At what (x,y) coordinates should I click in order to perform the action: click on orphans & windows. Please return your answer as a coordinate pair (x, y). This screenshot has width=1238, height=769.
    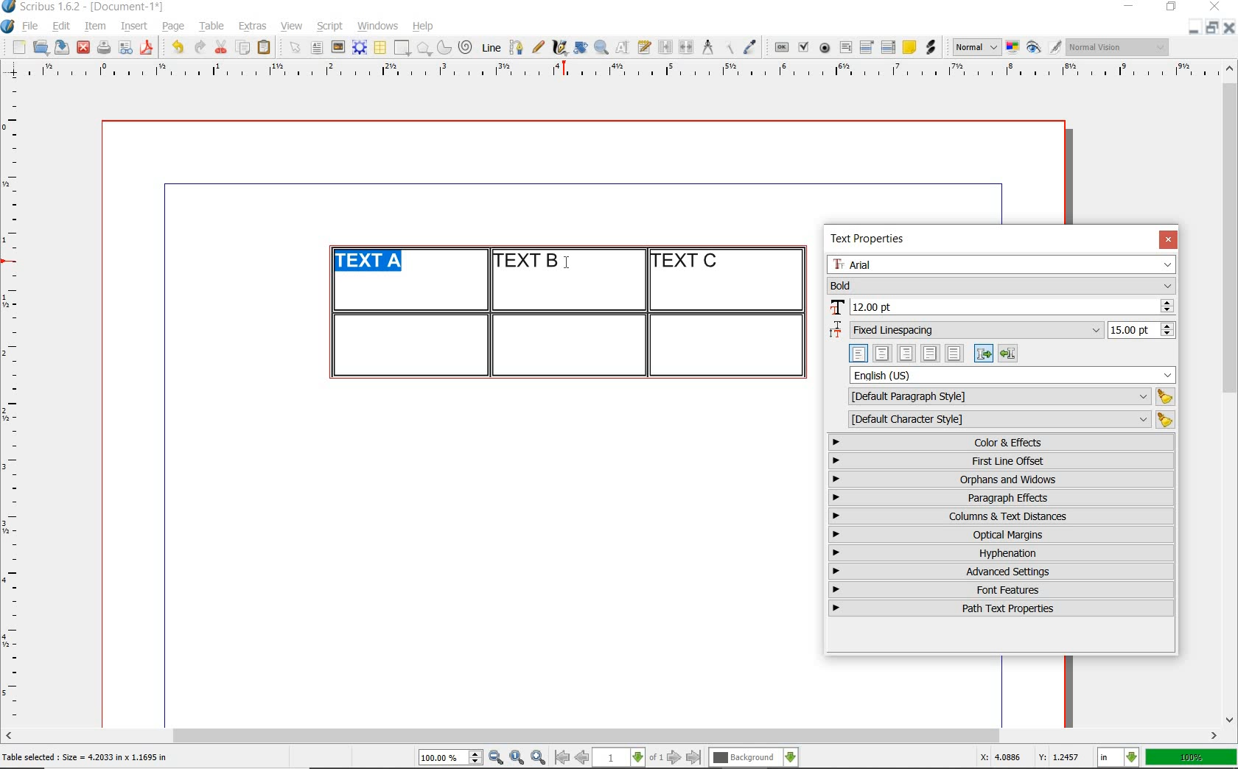
    Looking at the image, I should click on (1000, 480).